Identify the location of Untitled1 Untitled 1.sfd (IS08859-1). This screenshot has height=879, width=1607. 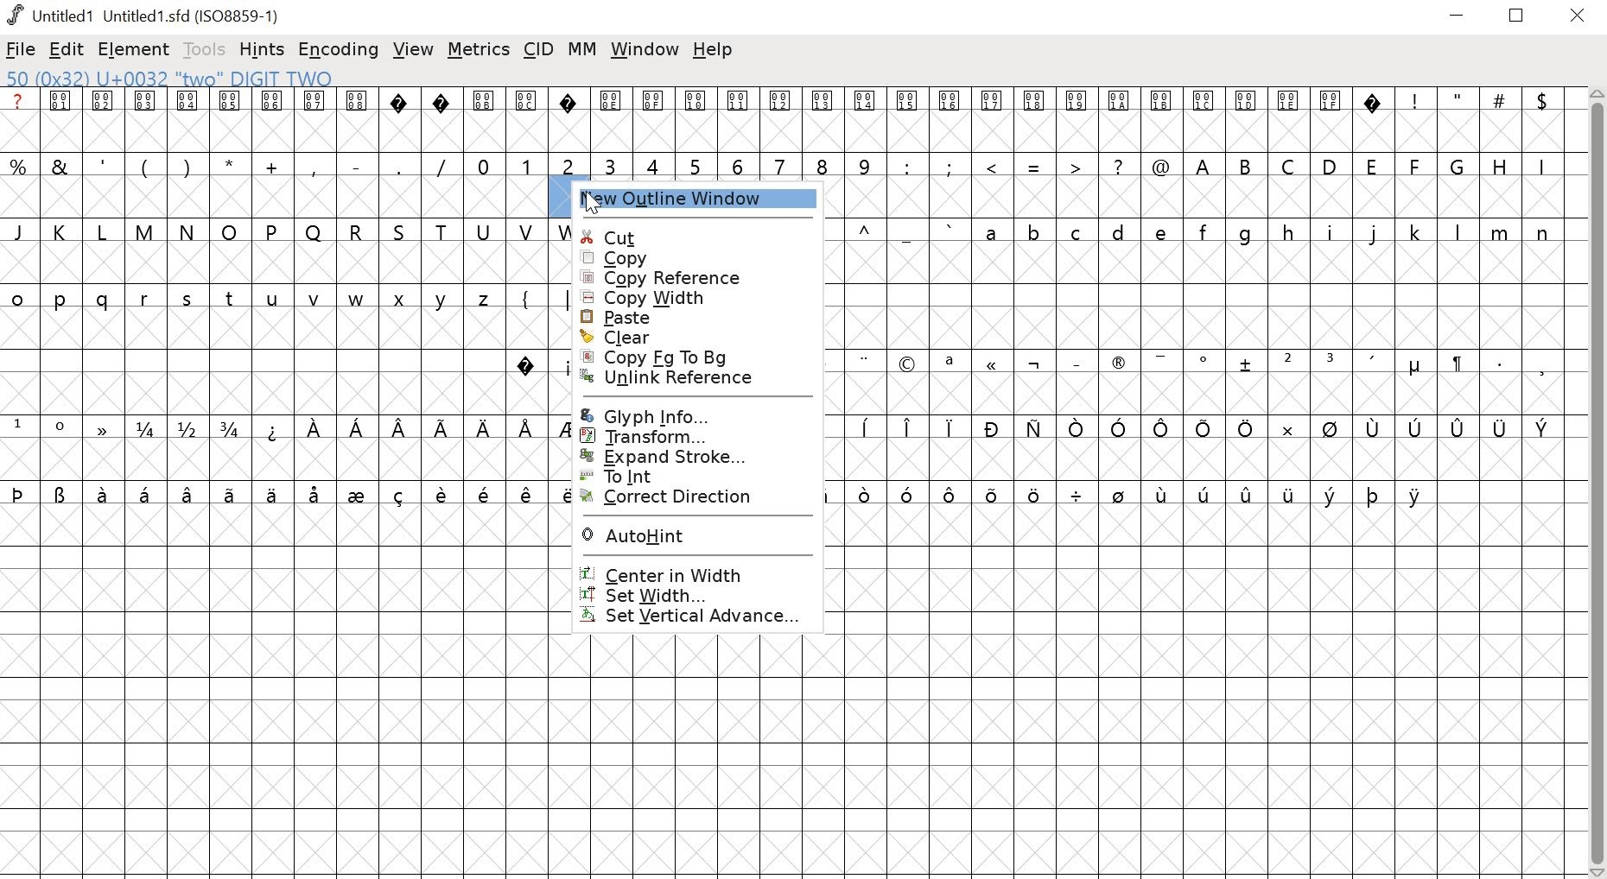
(149, 16).